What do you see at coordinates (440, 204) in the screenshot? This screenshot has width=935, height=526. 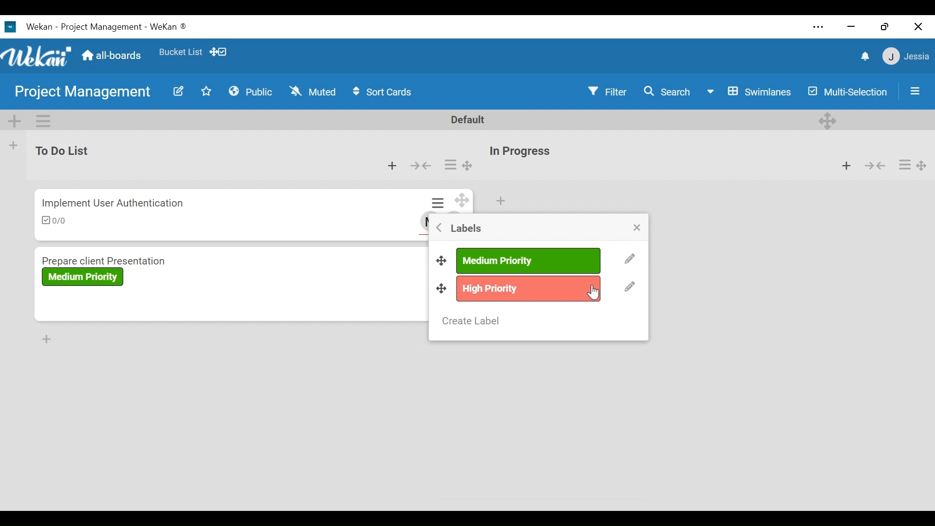 I see `Card actions` at bounding box center [440, 204].